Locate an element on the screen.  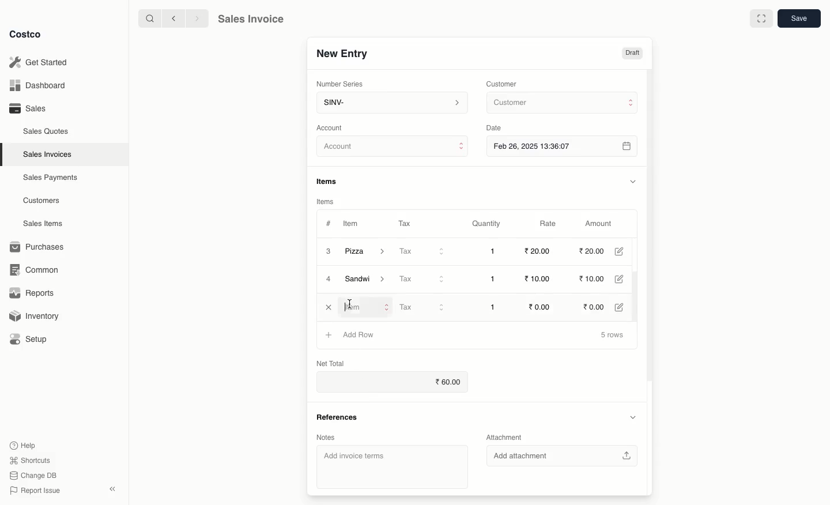
Date is located at coordinates (497, 128).